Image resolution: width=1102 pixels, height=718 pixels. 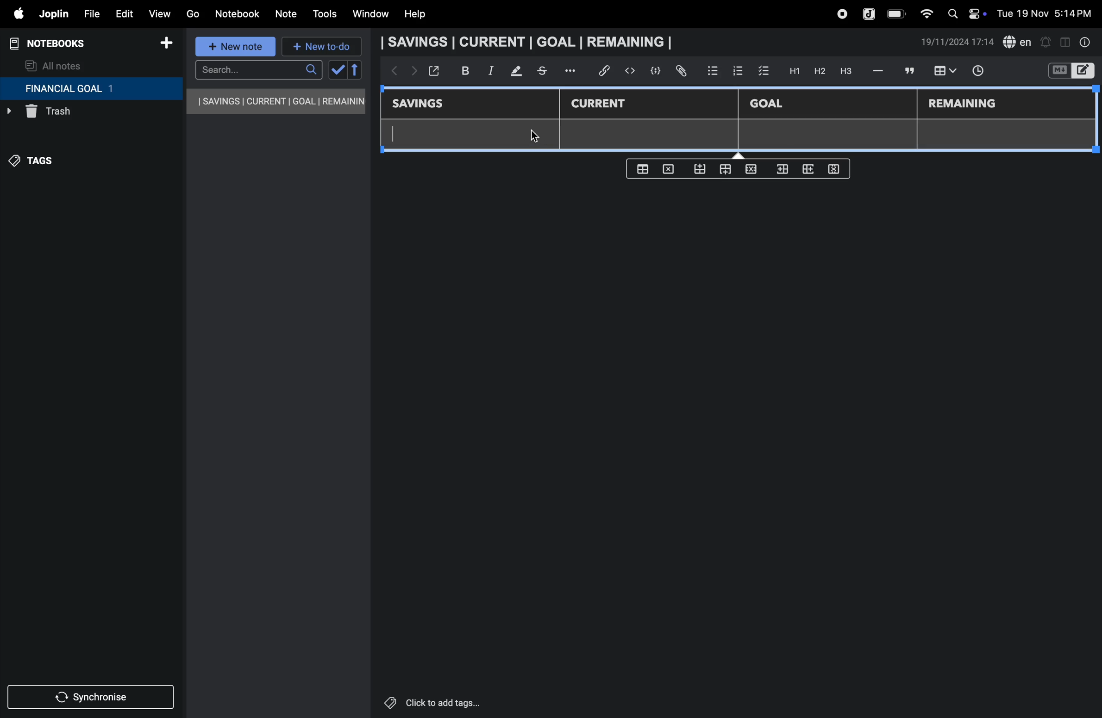 I want to click on switch editor, so click(x=1070, y=71).